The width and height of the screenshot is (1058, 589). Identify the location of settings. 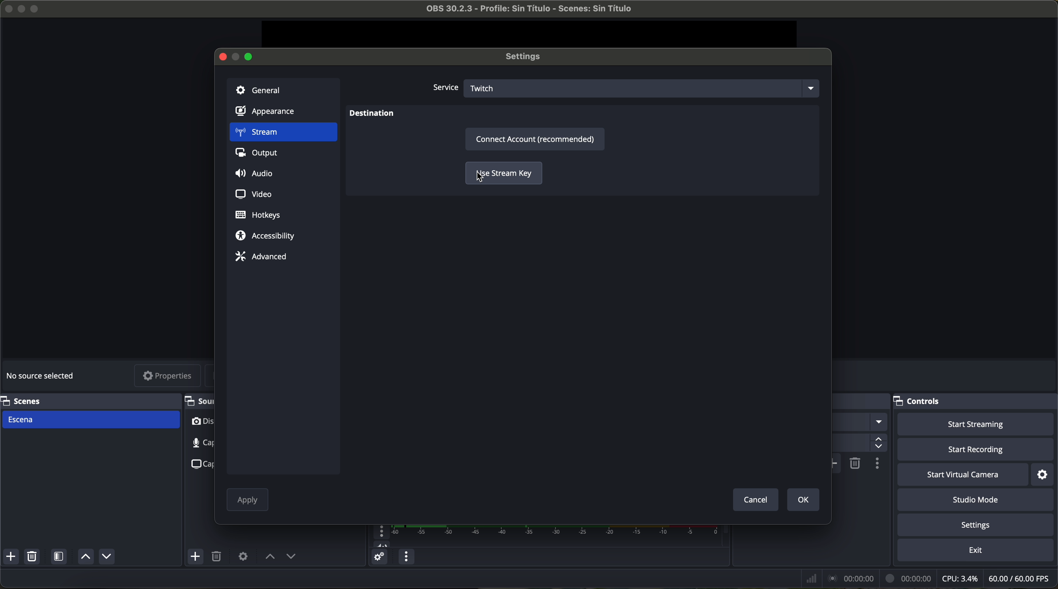
(527, 57).